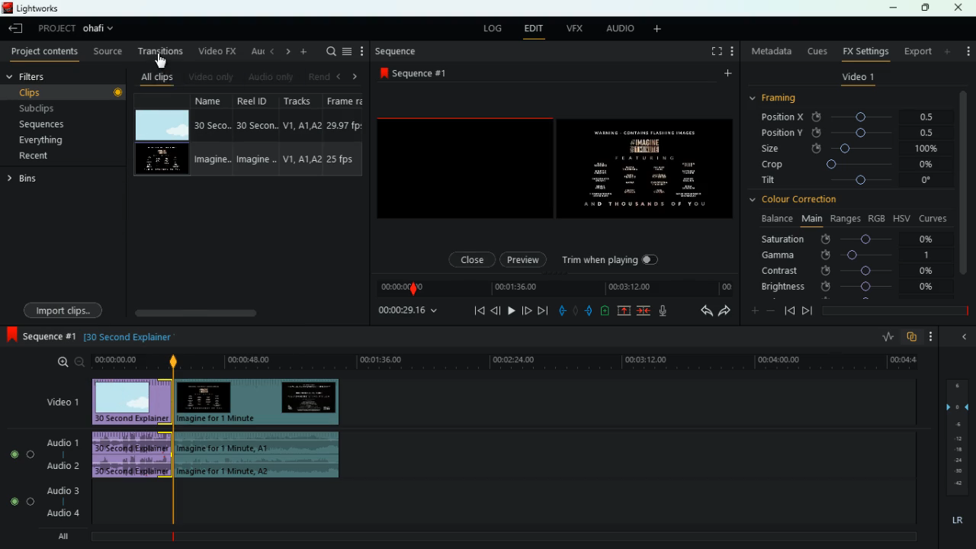  Describe the element at coordinates (305, 51) in the screenshot. I see `more` at that location.